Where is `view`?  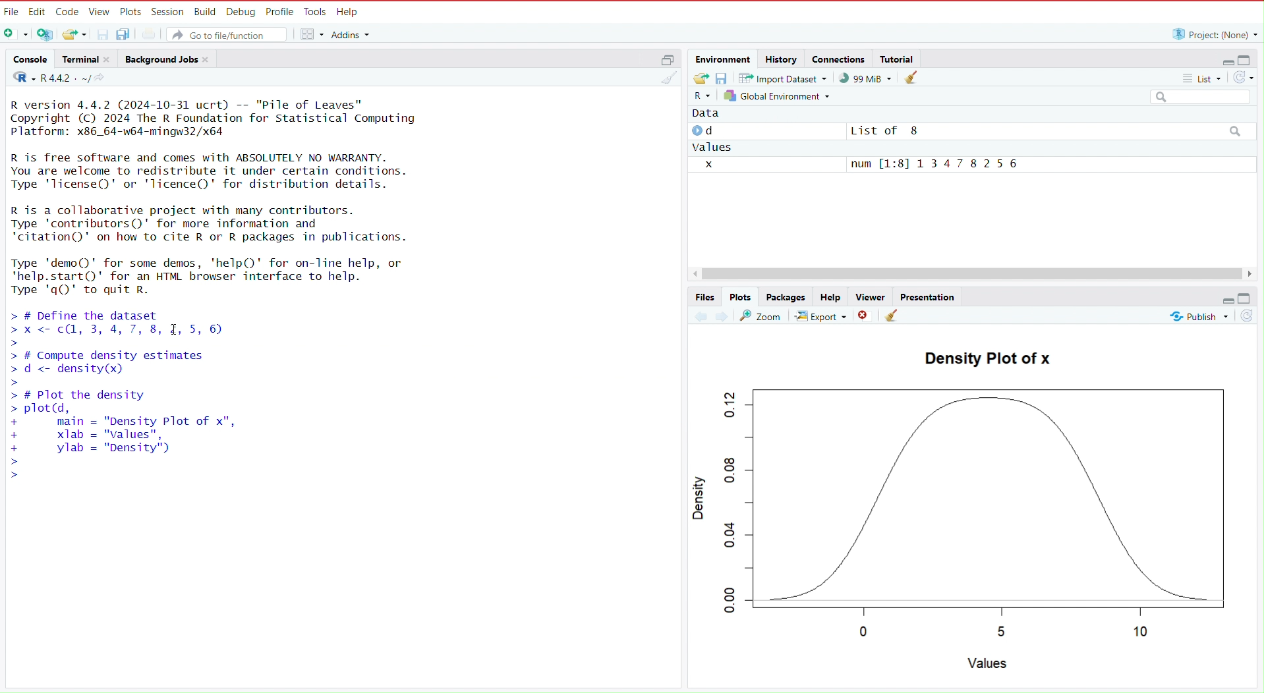 view is located at coordinates (100, 11).